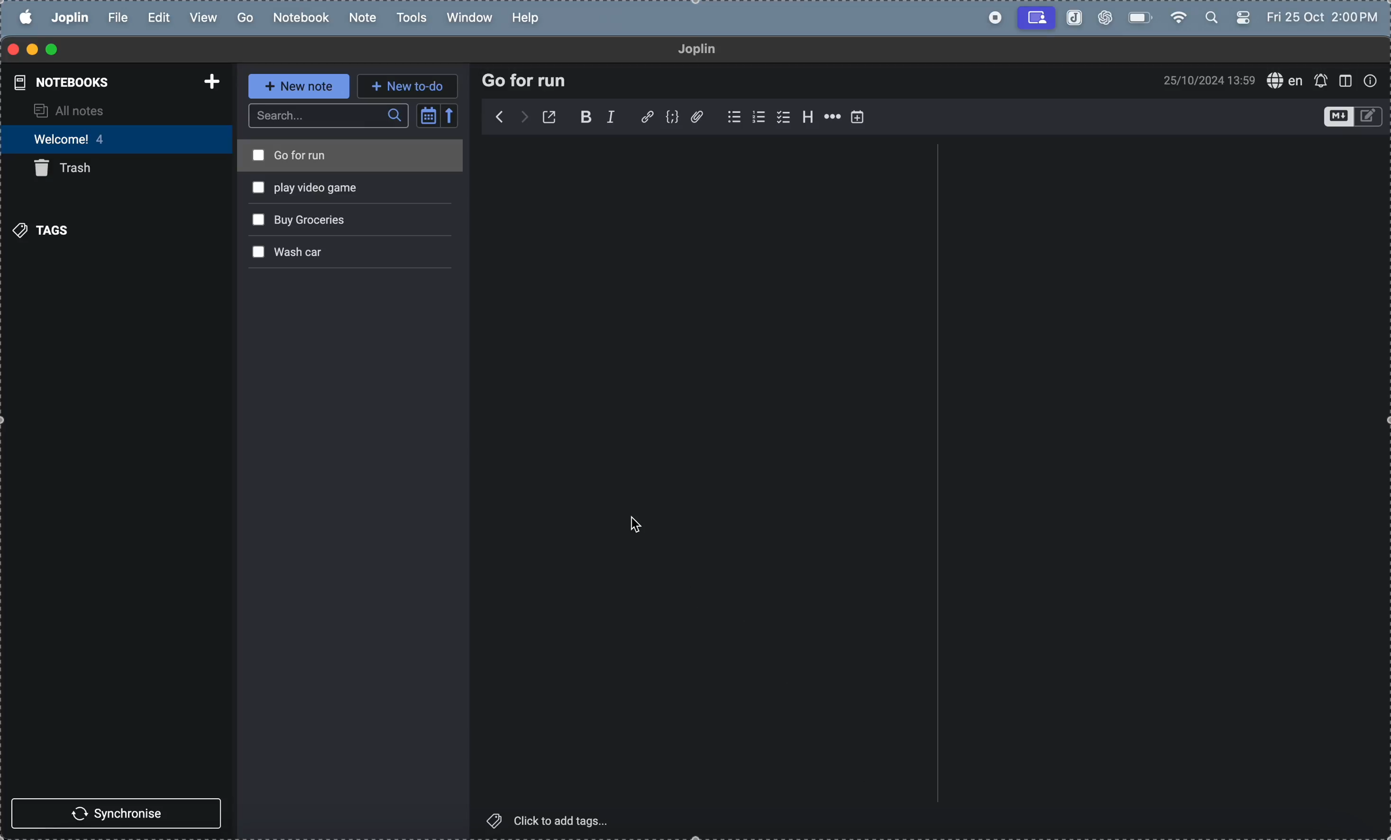  What do you see at coordinates (531, 19) in the screenshot?
I see `help` at bounding box center [531, 19].